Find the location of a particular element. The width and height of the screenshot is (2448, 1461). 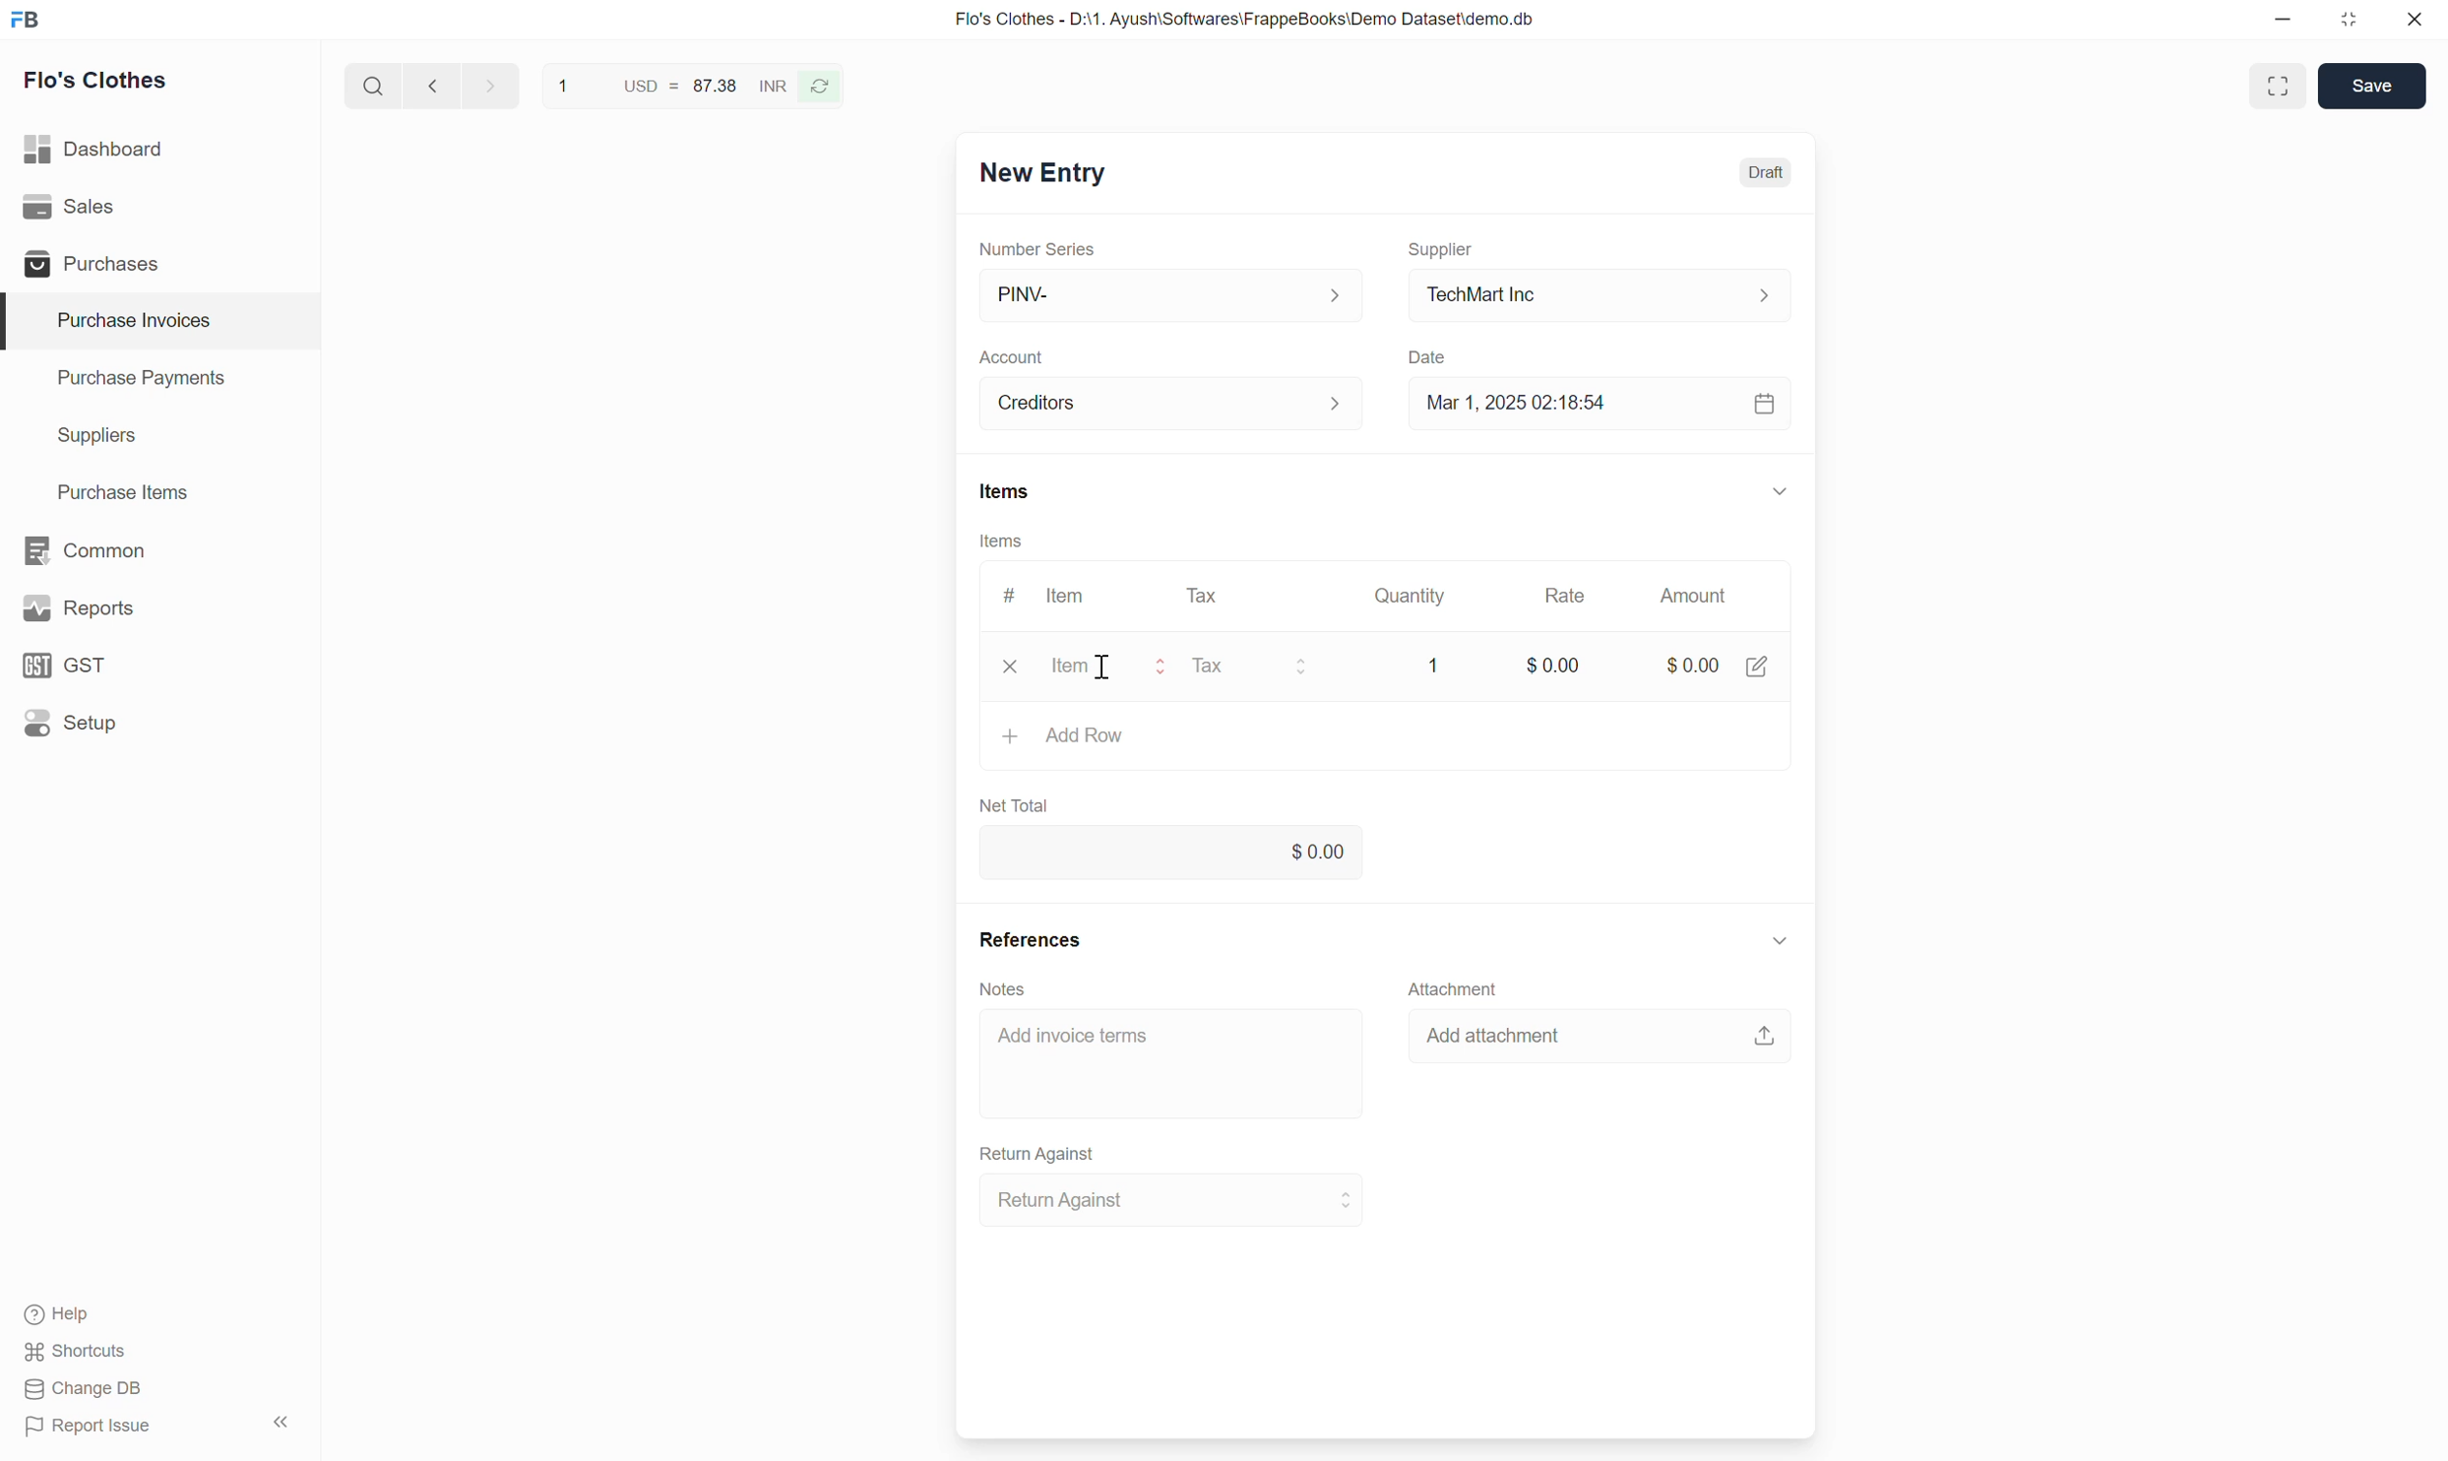

Change DB is located at coordinates (85, 1388).